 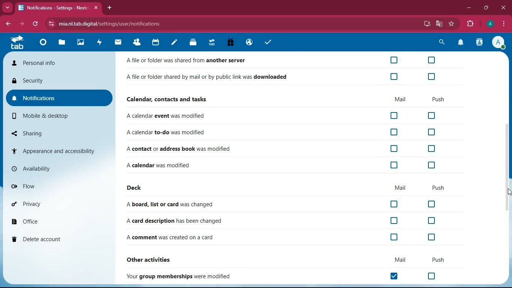 What do you see at coordinates (52, 8) in the screenshot?
I see `Notifications - Nextcloud` at bounding box center [52, 8].